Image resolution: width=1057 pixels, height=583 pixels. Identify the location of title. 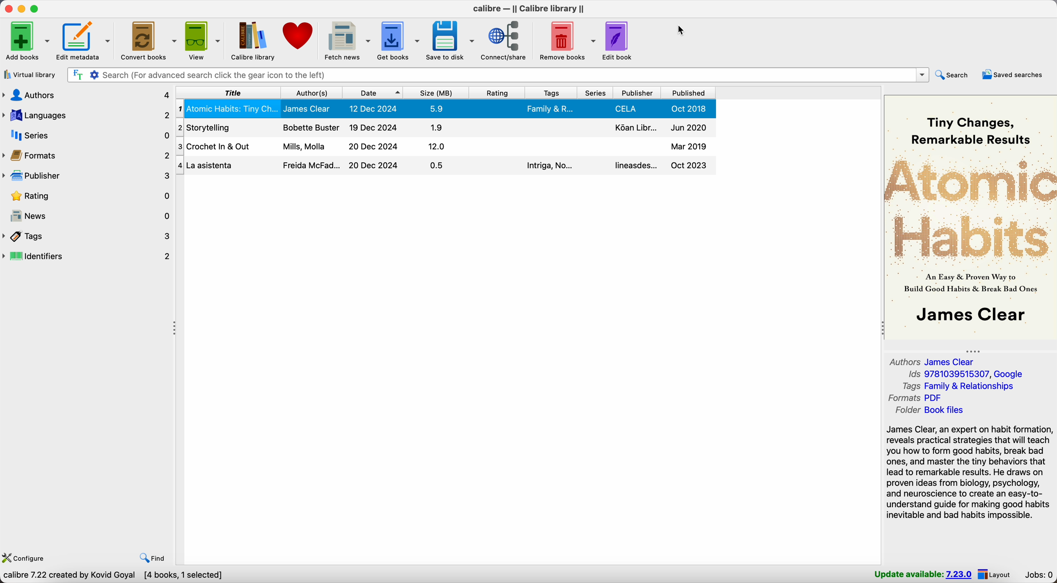
(229, 92).